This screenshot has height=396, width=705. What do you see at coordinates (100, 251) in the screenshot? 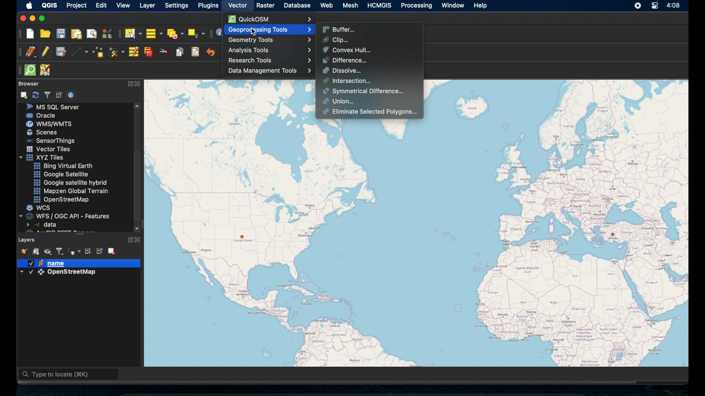
I see `collapse all` at bounding box center [100, 251].